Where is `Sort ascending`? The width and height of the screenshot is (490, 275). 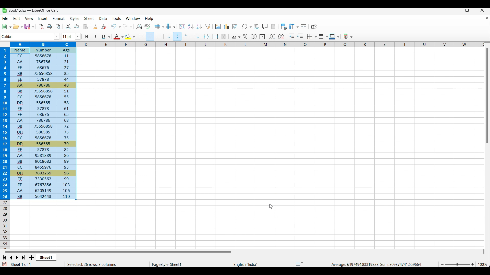
Sort ascending is located at coordinates (191, 26).